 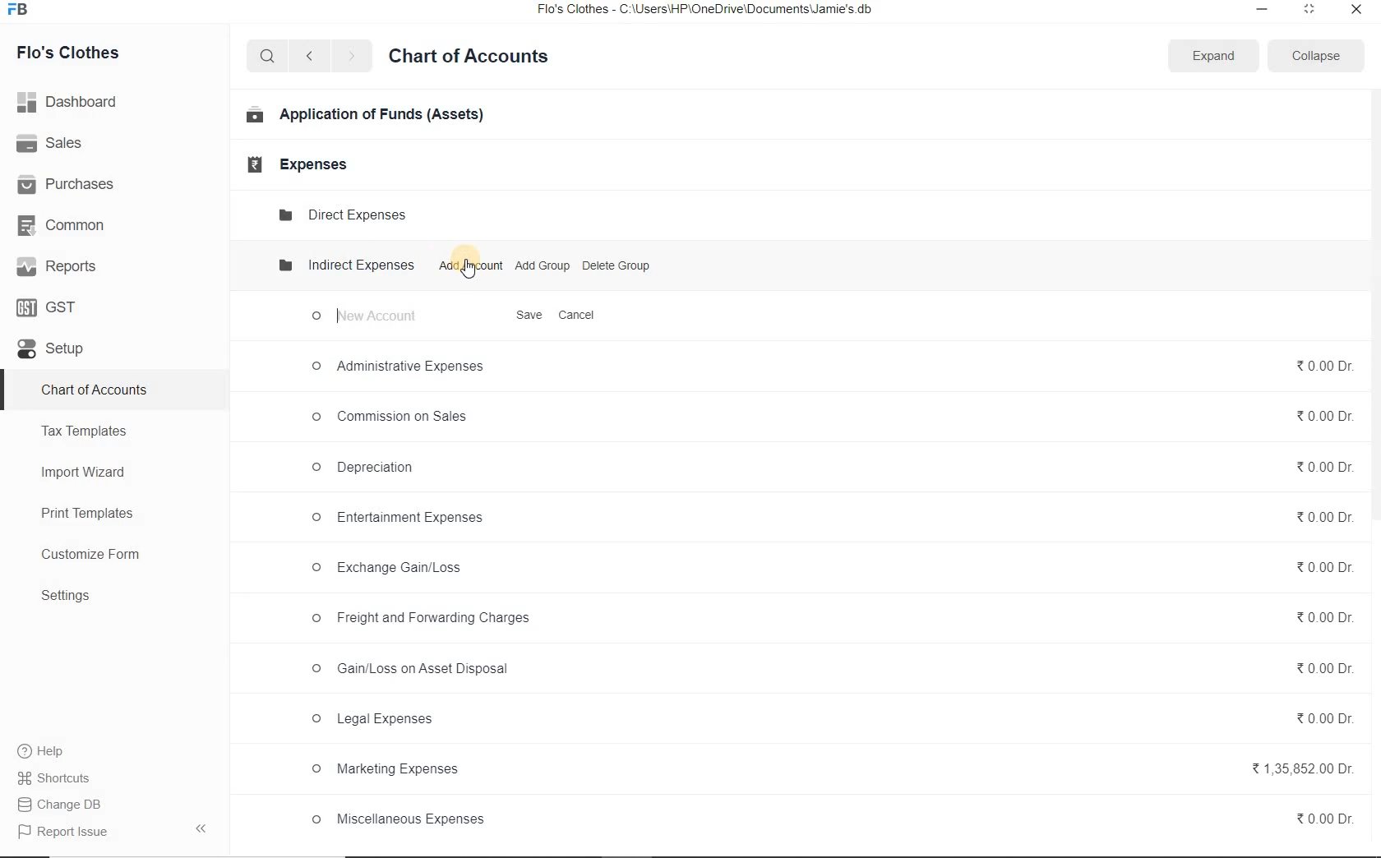 I want to click on Delete Group, so click(x=618, y=268).